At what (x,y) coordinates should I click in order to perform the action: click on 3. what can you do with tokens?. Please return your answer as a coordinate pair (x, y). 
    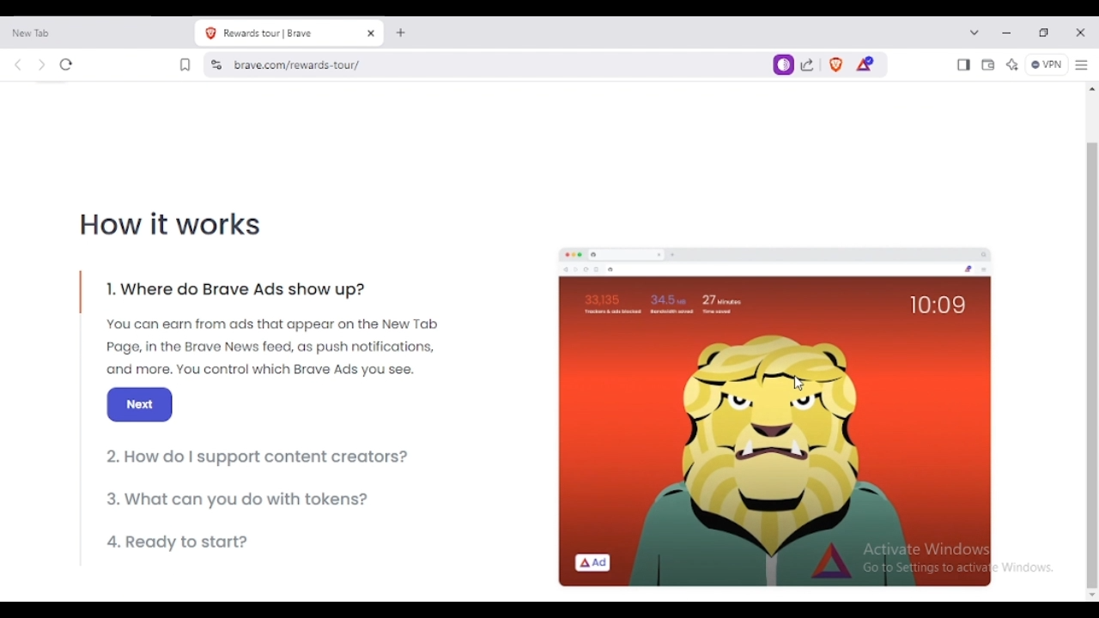
    Looking at the image, I should click on (240, 499).